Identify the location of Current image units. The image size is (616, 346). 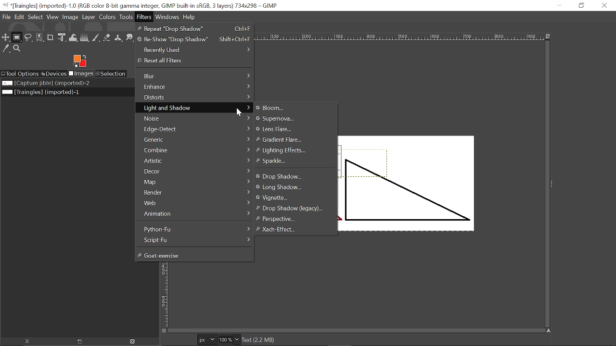
(205, 339).